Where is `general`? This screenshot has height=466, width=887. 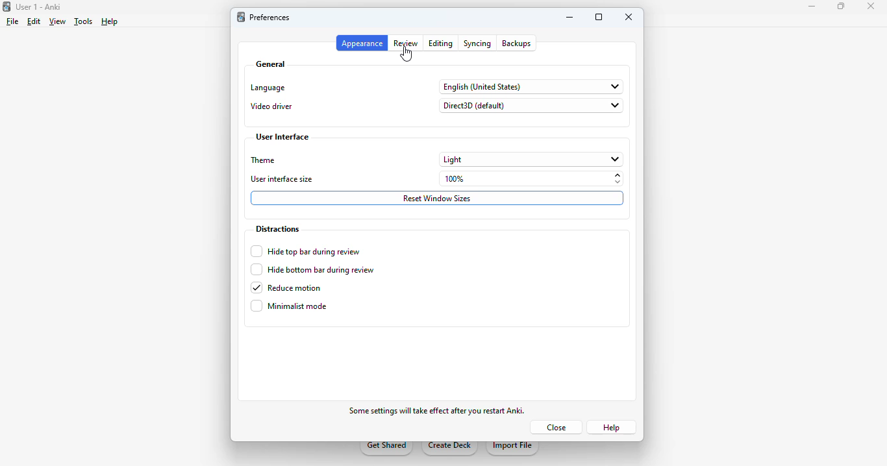 general is located at coordinates (271, 64).